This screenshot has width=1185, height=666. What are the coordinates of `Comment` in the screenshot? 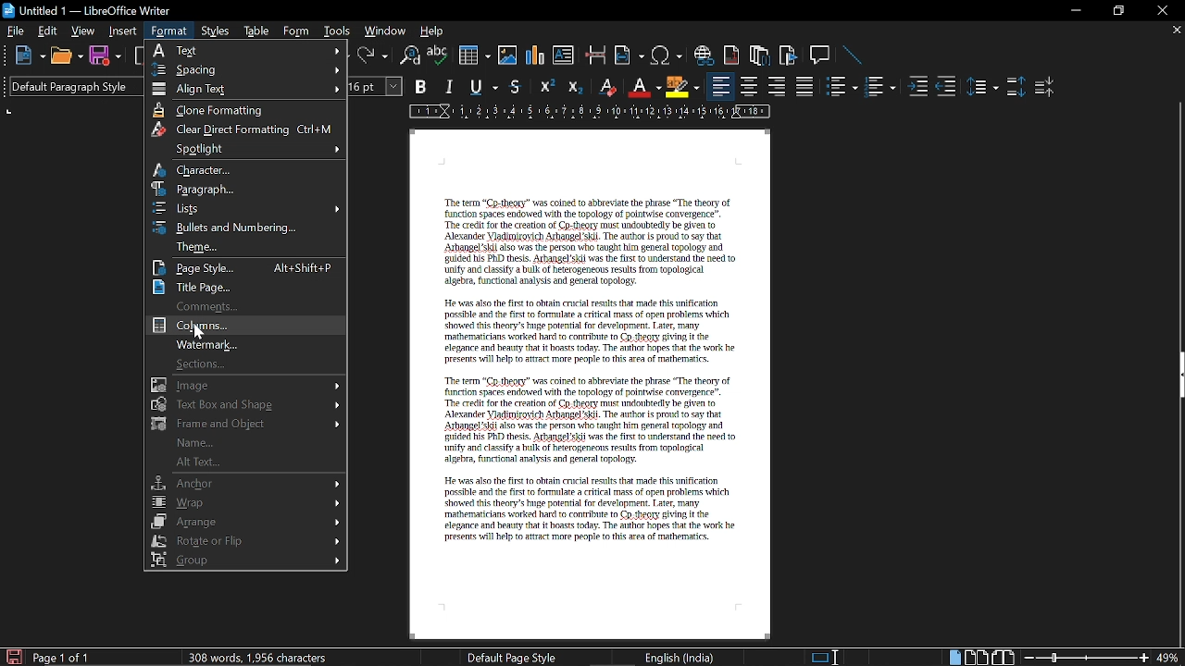 It's located at (246, 304).